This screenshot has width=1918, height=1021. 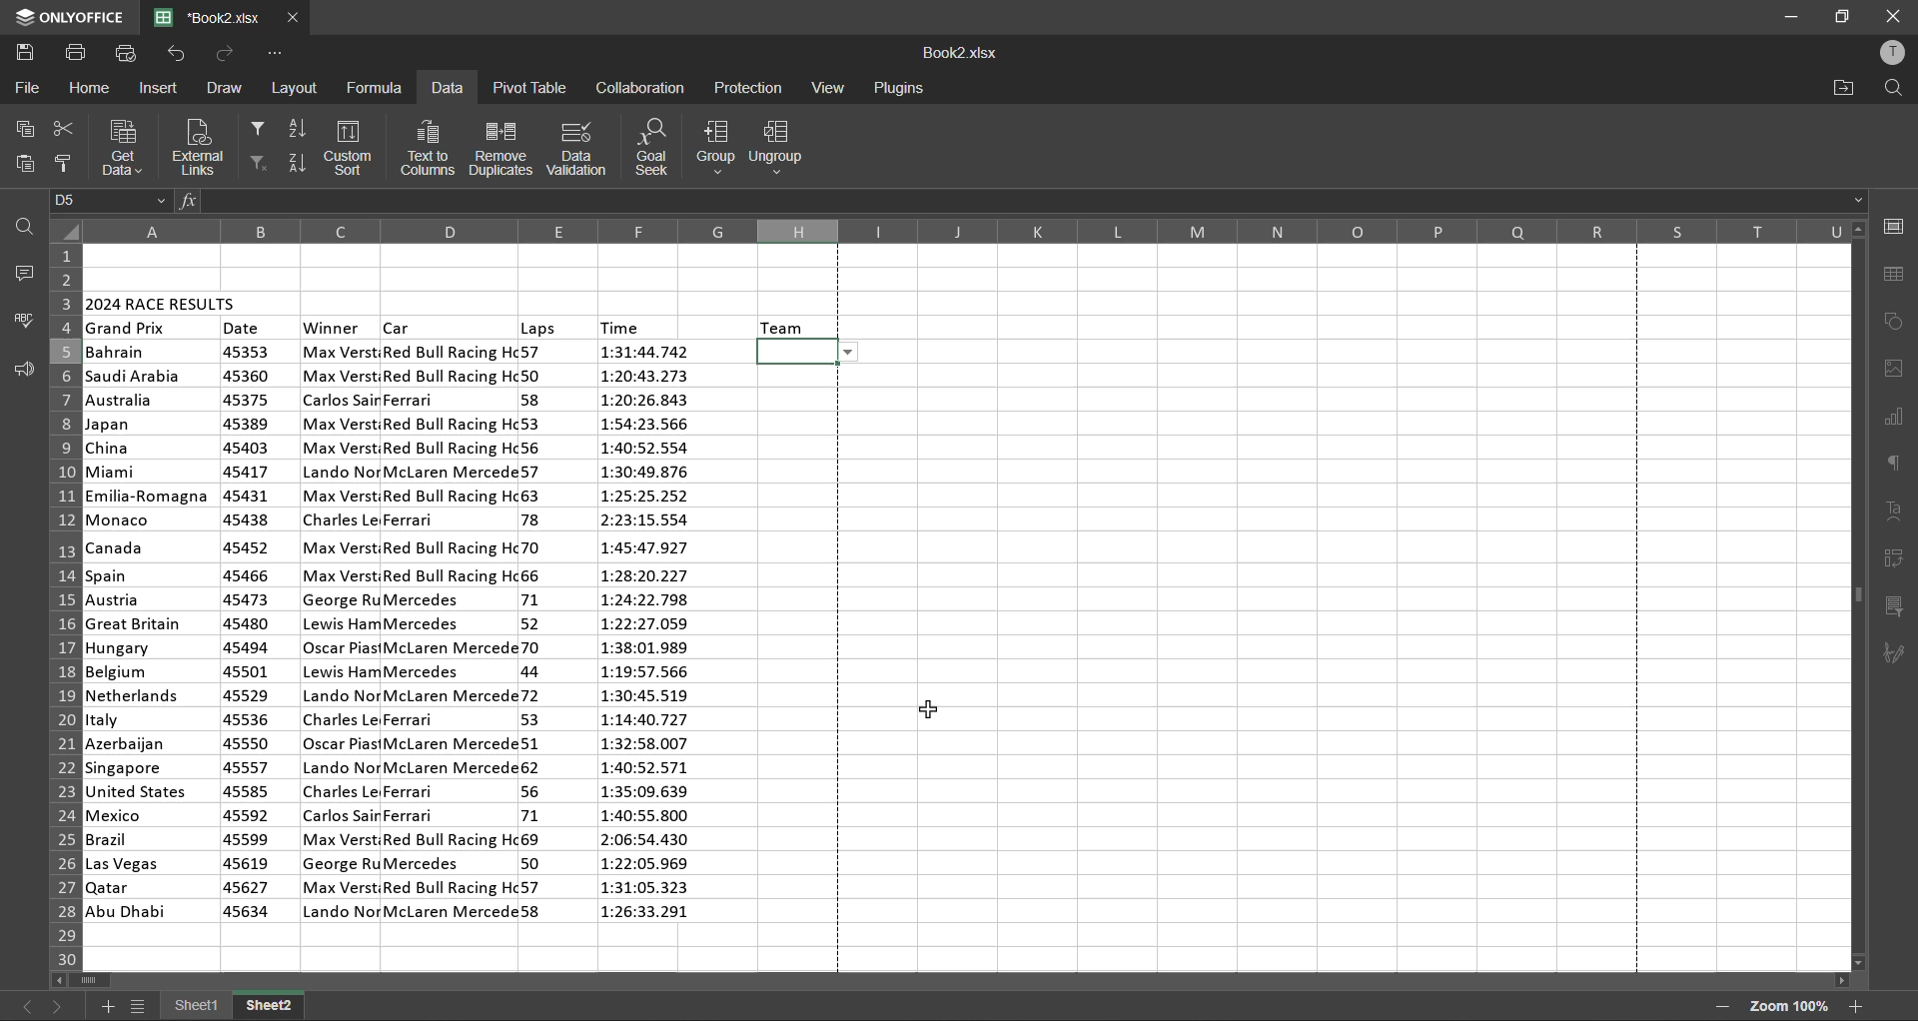 I want to click on file, so click(x=24, y=88).